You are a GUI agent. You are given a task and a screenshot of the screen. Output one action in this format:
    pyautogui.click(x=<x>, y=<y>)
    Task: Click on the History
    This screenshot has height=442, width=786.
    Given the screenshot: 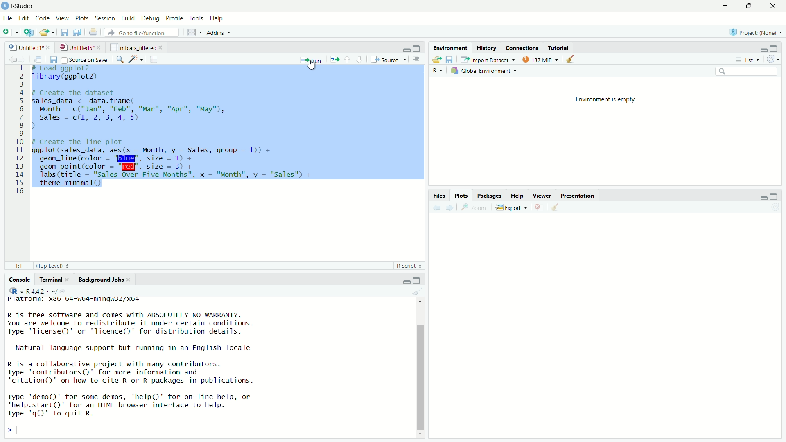 What is the action you would take?
    pyautogui.click(x=486, y=48)
    